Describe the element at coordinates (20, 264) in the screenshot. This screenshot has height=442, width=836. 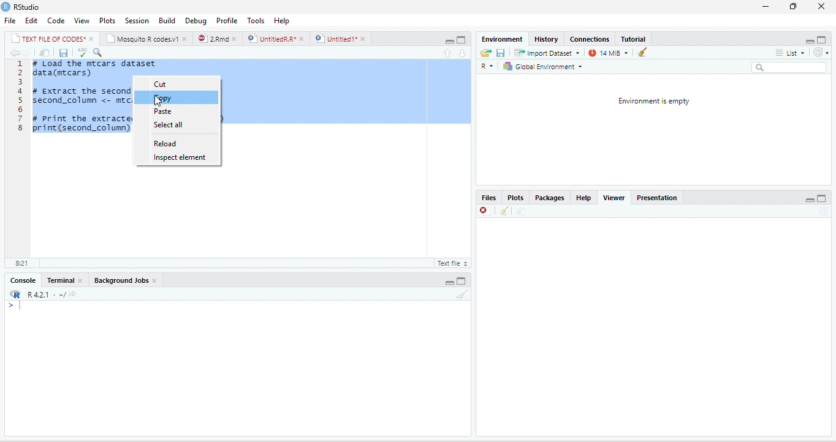
I see `8:21` at that location.